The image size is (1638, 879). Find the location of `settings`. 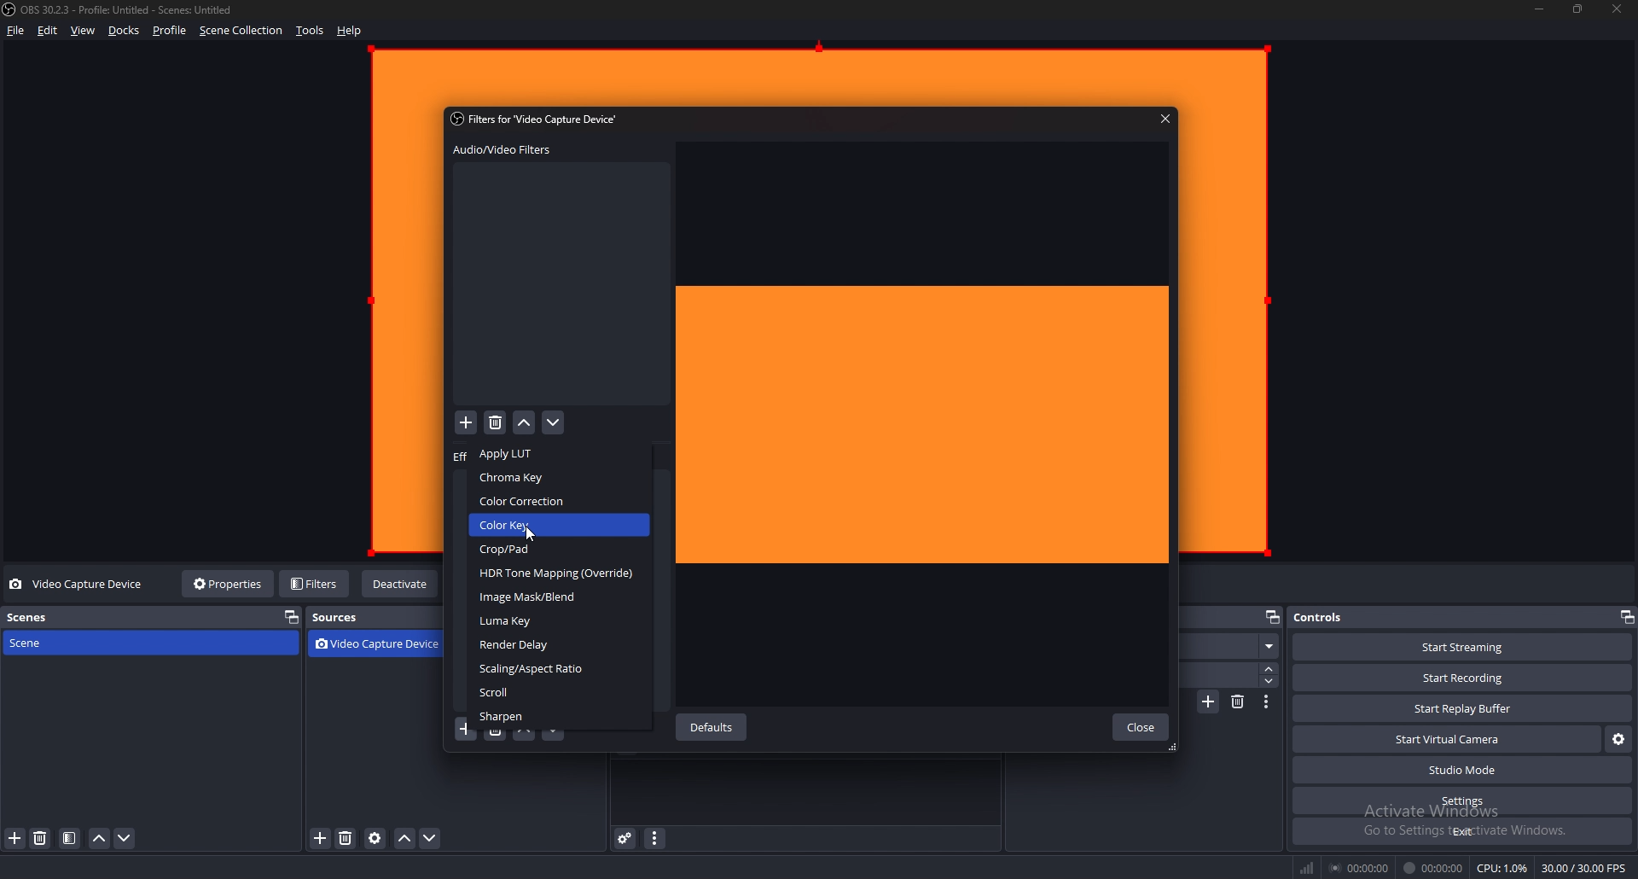

settings is located at coordinates (1462, 801).